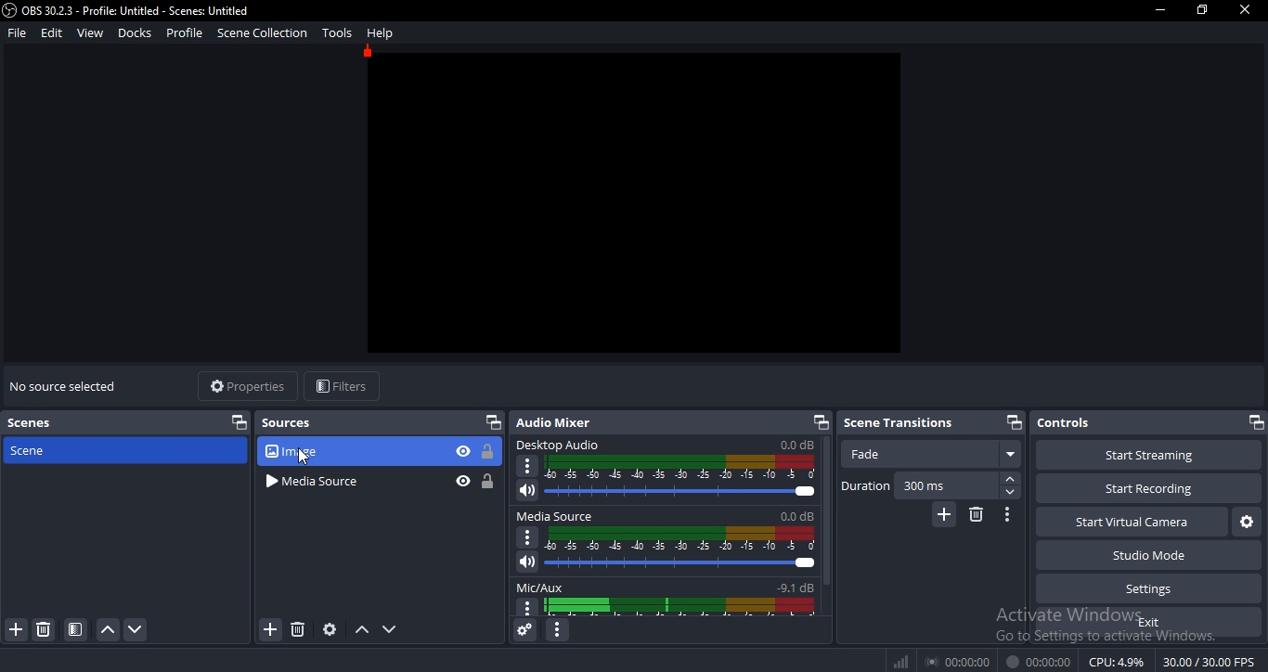 Image resolution: width=1268 pixels, height=672 pixels. What do you see at coordinates (43, 629) in the screenshot?
I see `remove scene` at bounding box center [43, 629].